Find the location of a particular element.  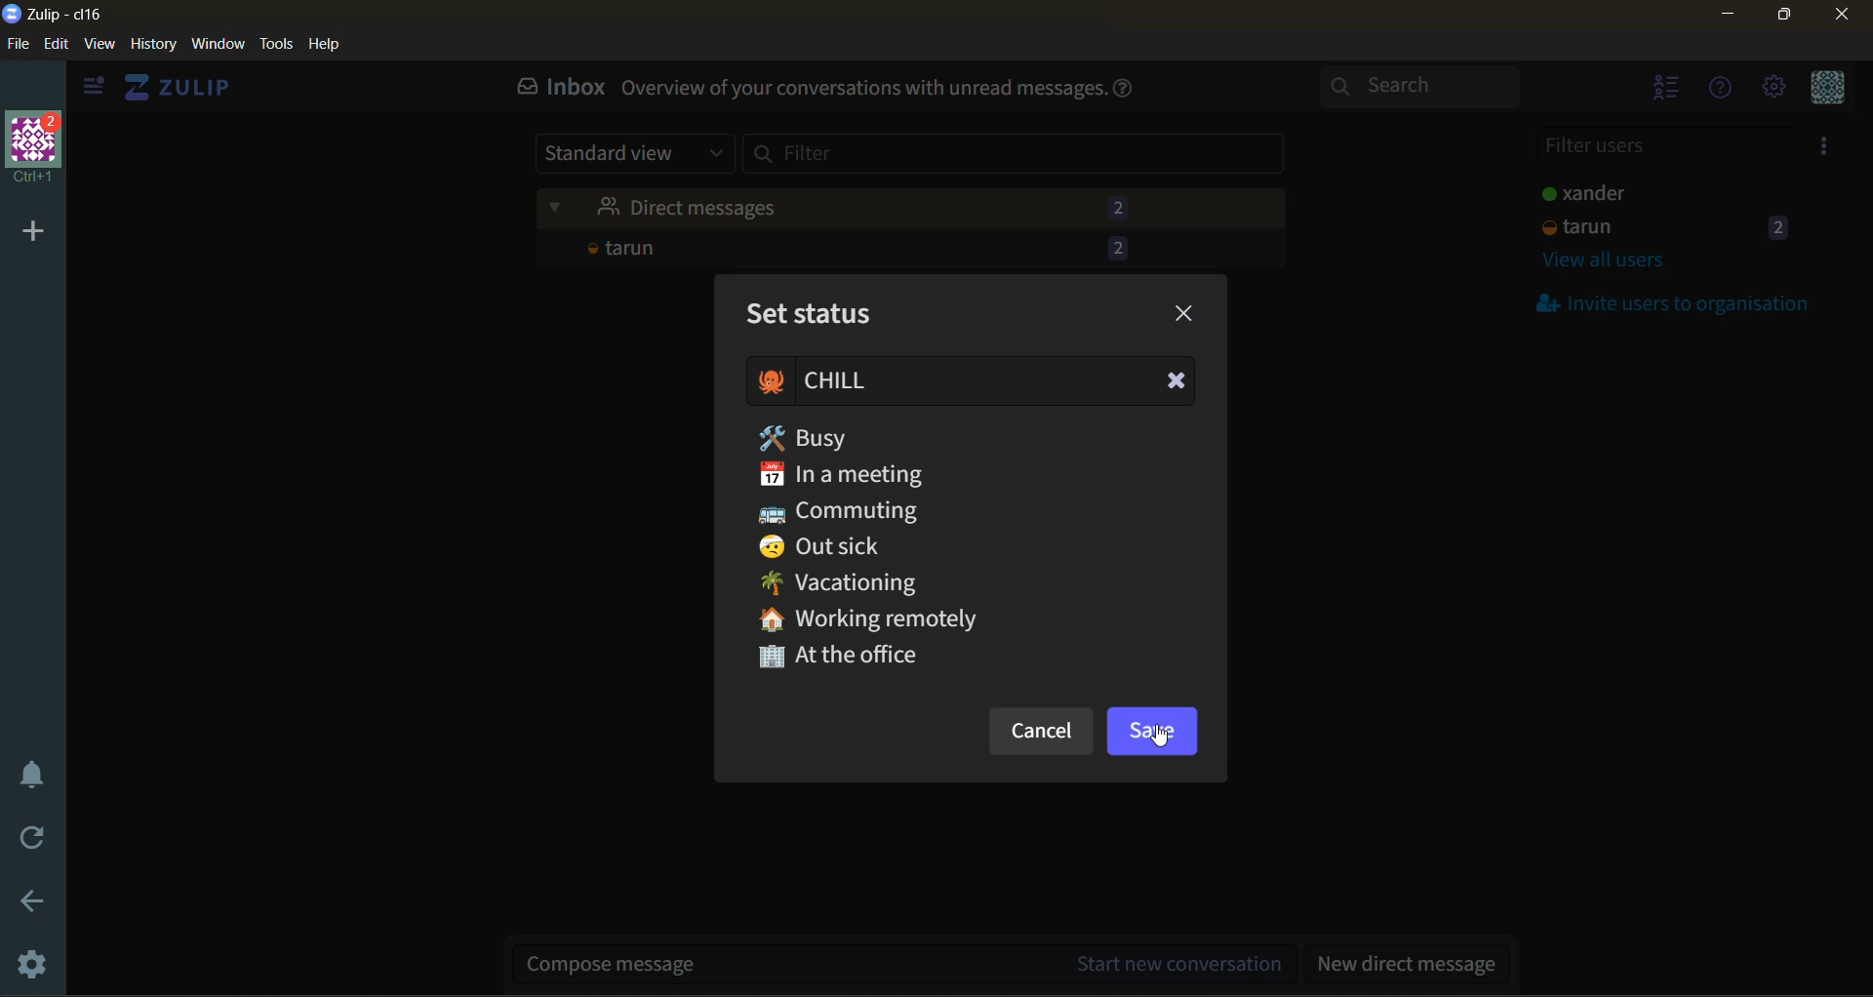

history is located at coordinates (152, 45).